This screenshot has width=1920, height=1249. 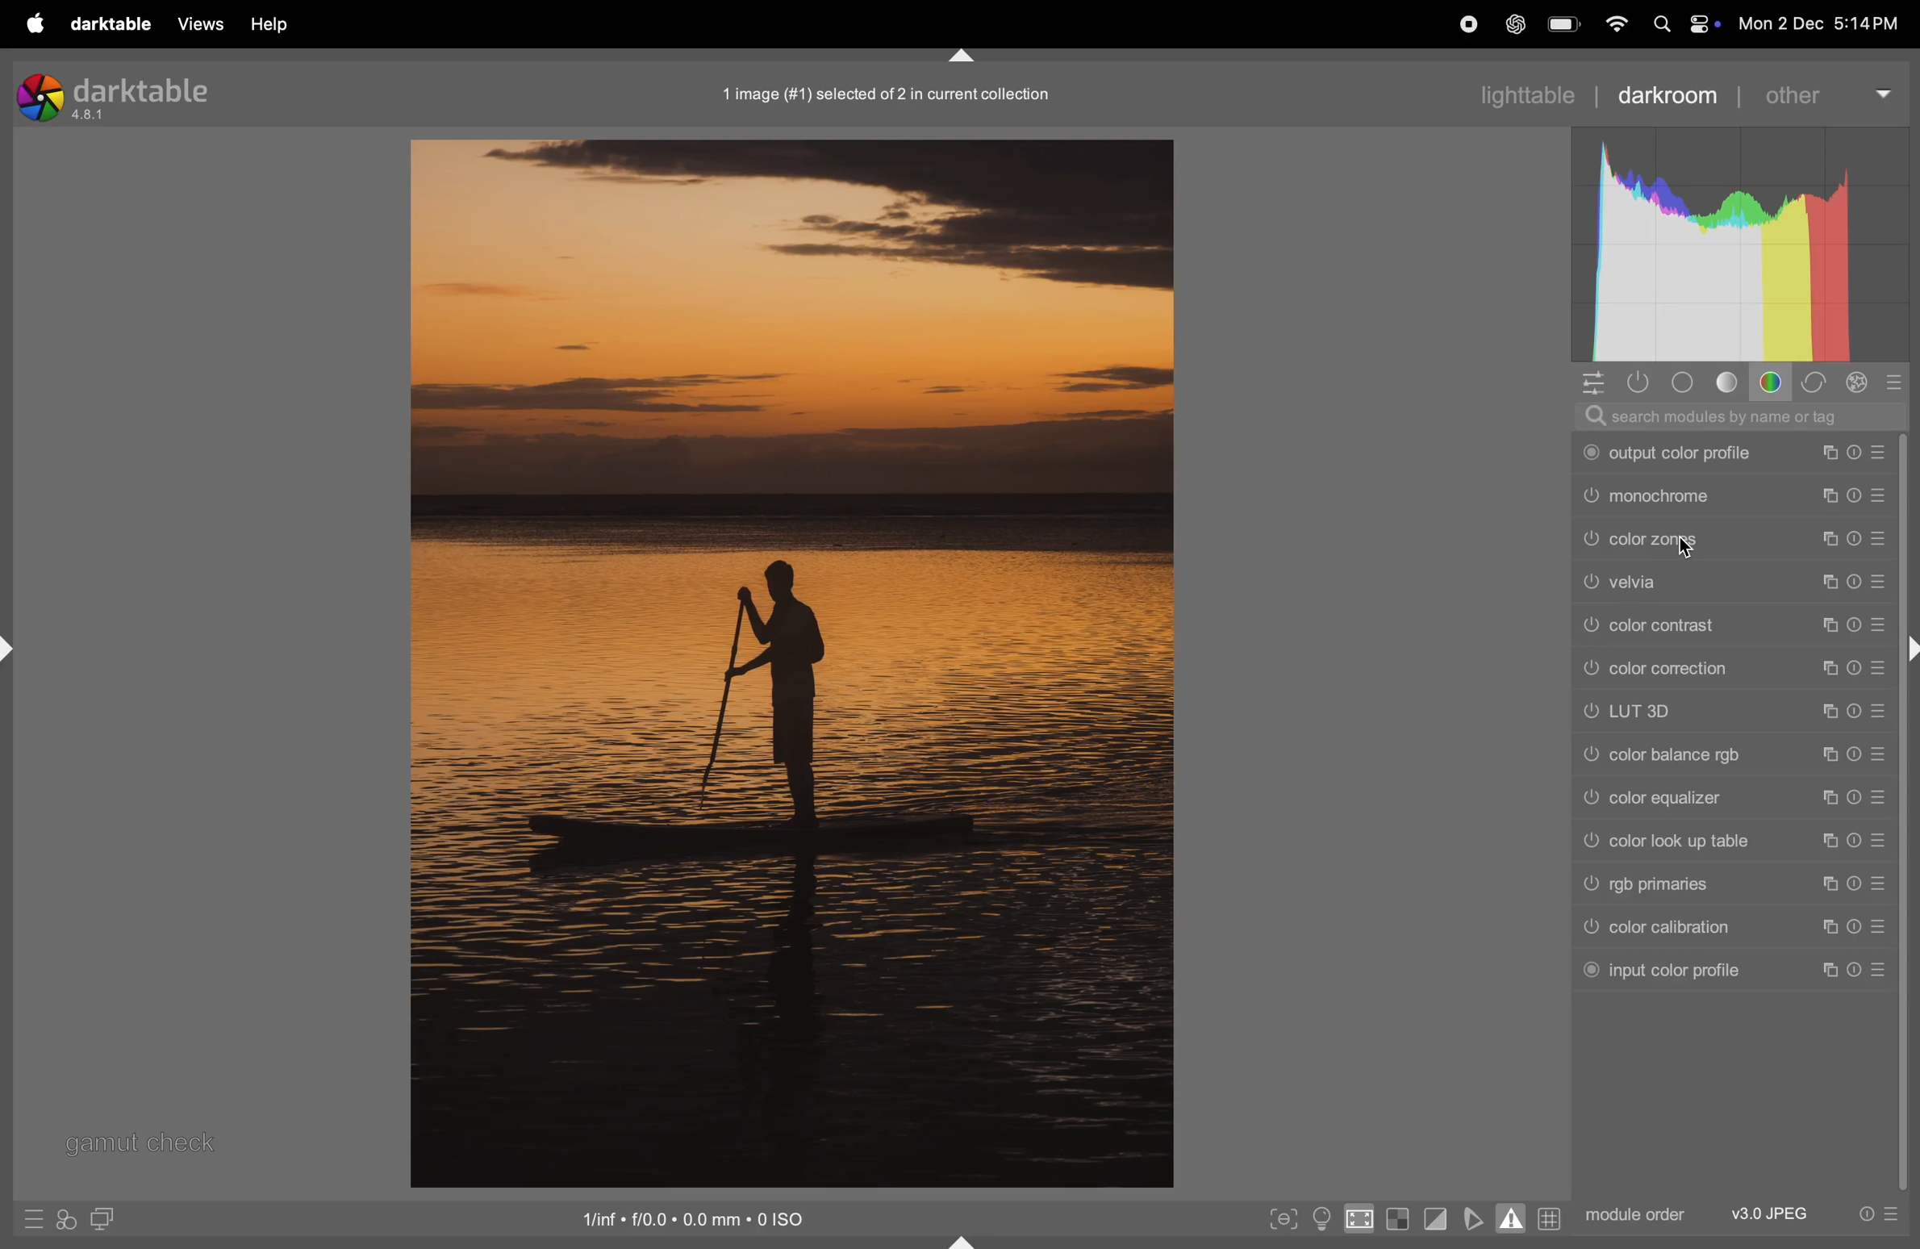 What do you see at coordinates (35, 1218) in the screenshot?
I see `quick presets` at bounding box center [35, 1218].